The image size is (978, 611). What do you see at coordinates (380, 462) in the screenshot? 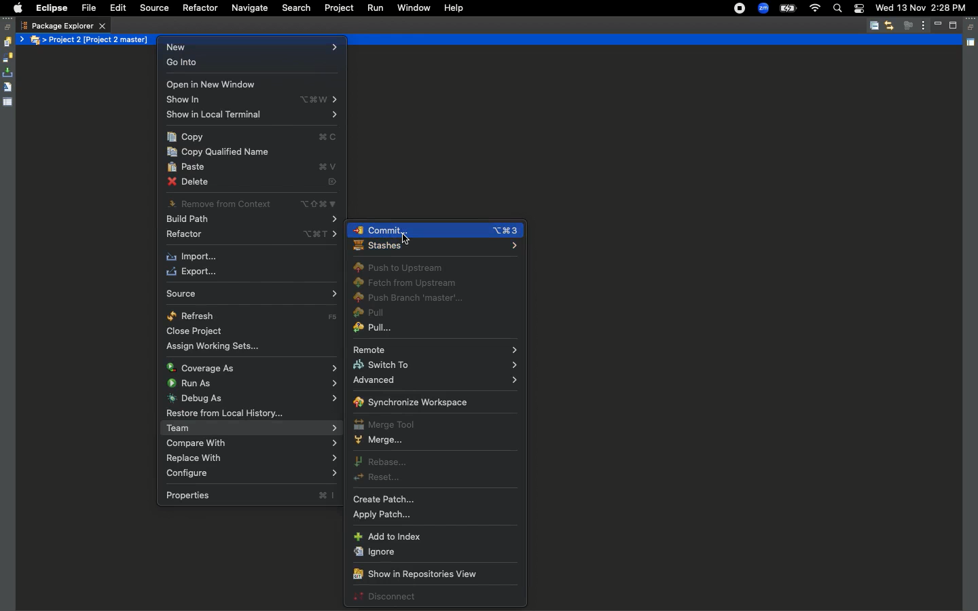
I see `Rebase` at bounding box center [380, 462].